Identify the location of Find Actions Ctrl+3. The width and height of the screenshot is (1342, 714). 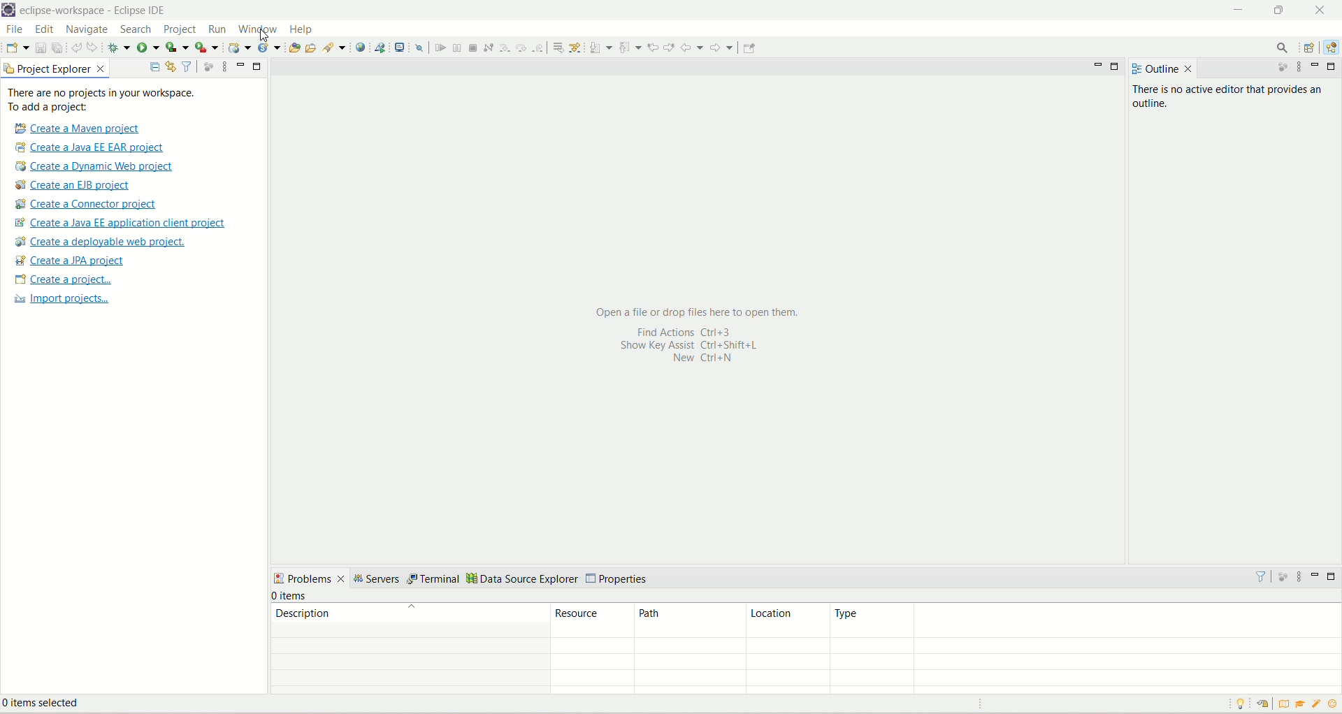
(679, 331).